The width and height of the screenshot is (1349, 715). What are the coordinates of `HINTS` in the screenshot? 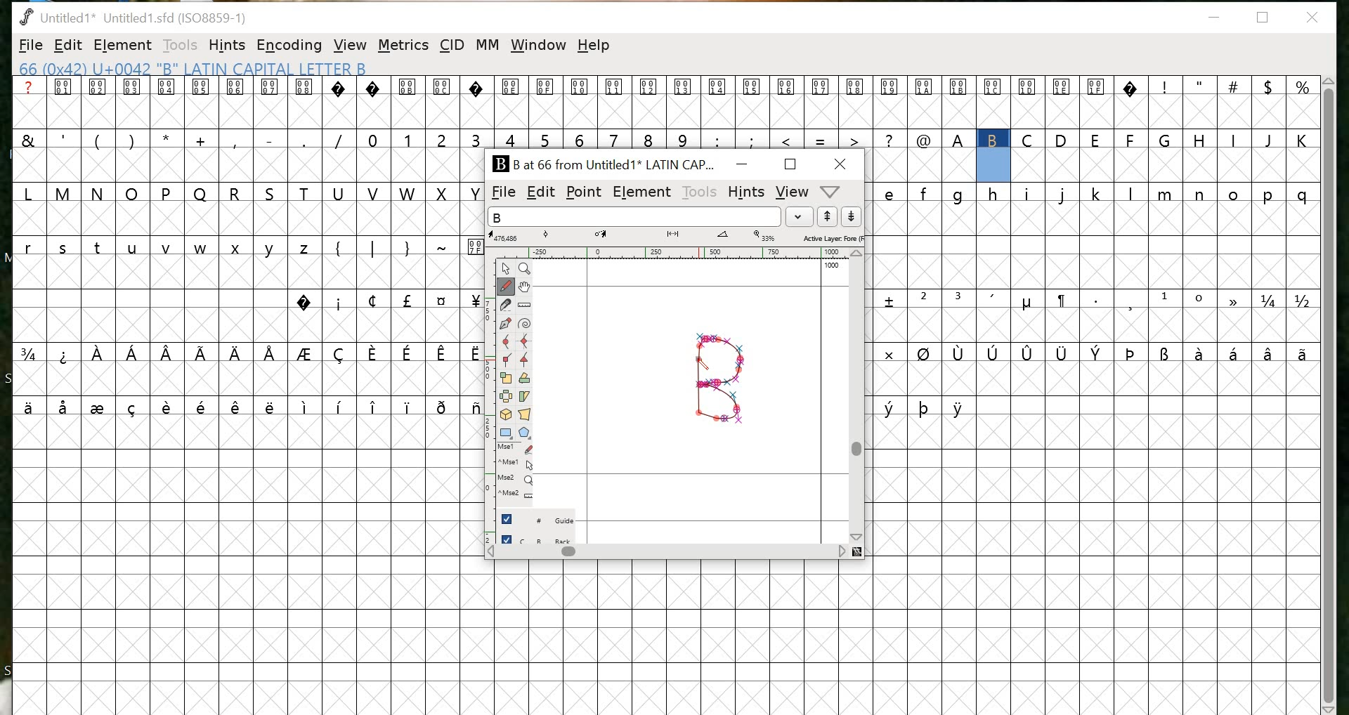 It's located at (226, 46).